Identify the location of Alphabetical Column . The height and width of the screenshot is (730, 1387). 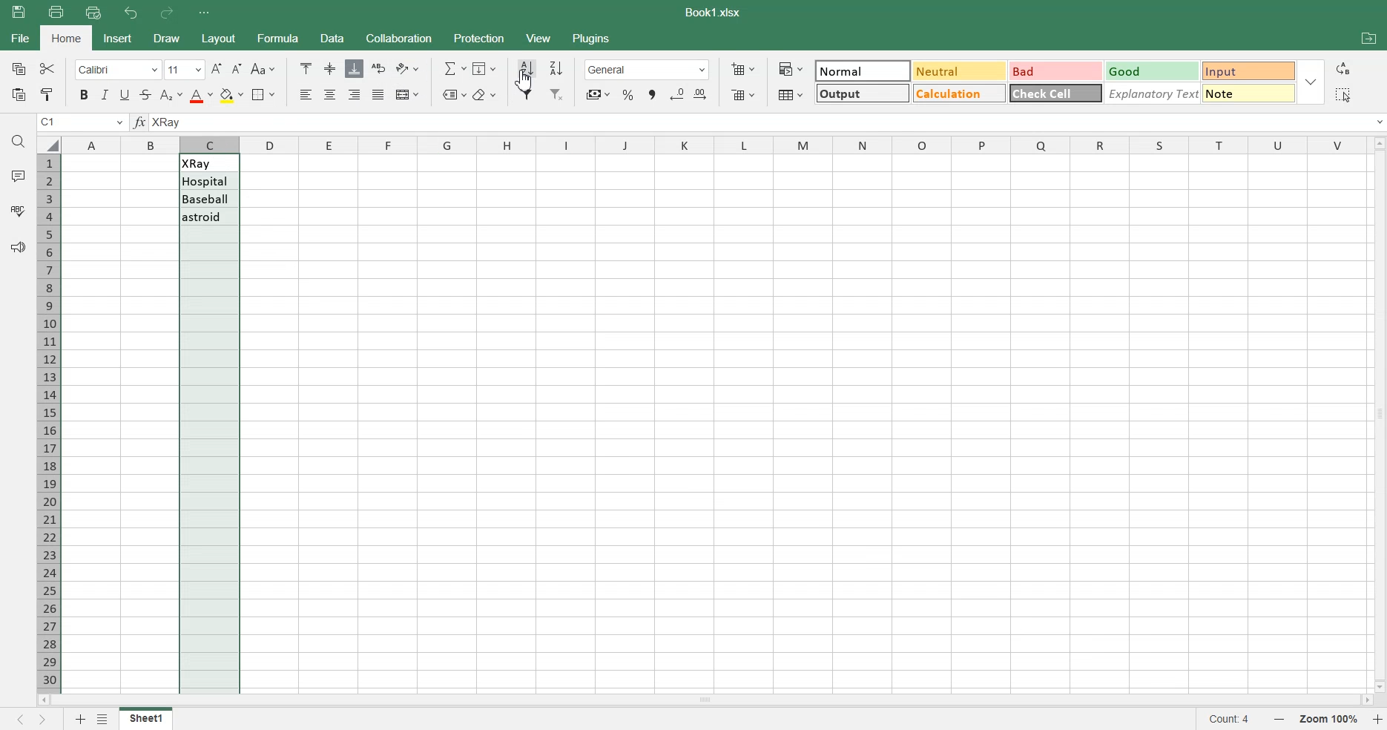
(713, 144).